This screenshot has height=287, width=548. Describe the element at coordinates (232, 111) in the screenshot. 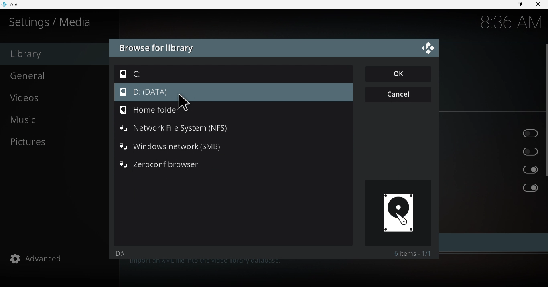

I see `Home folder` at that location.